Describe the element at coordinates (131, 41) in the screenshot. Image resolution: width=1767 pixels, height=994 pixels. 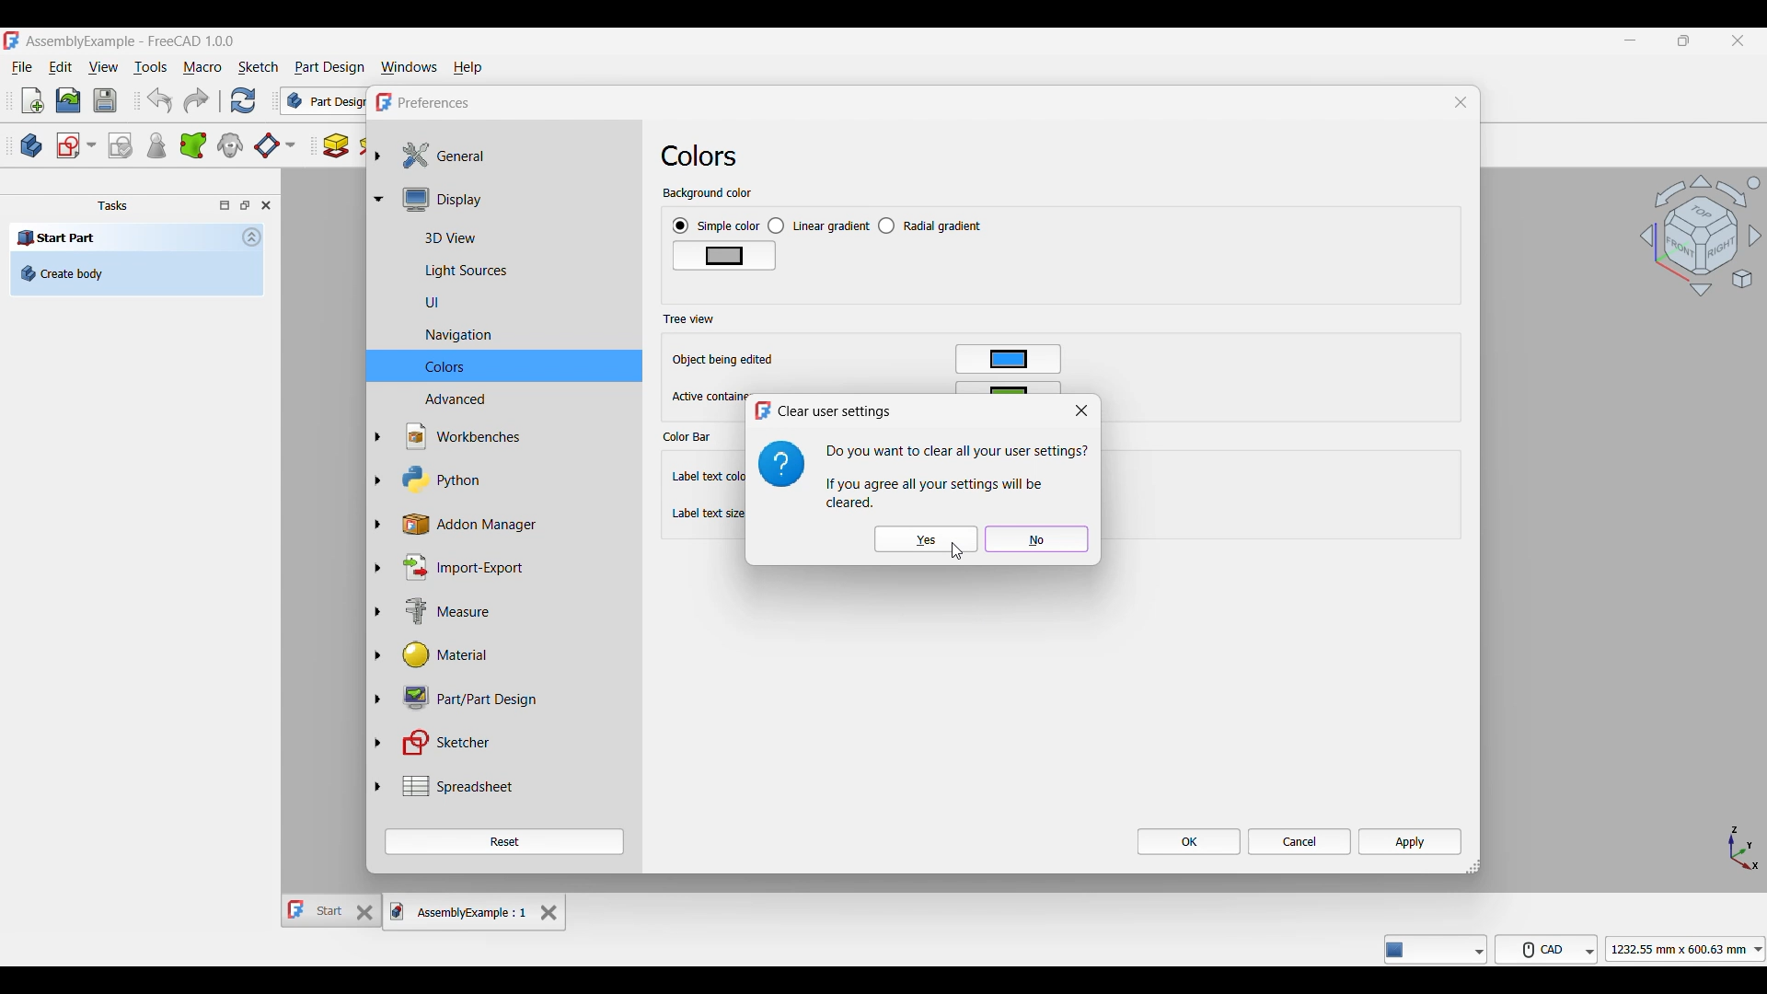
I see `AssemblyExample - FreeCAD 1.0.0` at that location.